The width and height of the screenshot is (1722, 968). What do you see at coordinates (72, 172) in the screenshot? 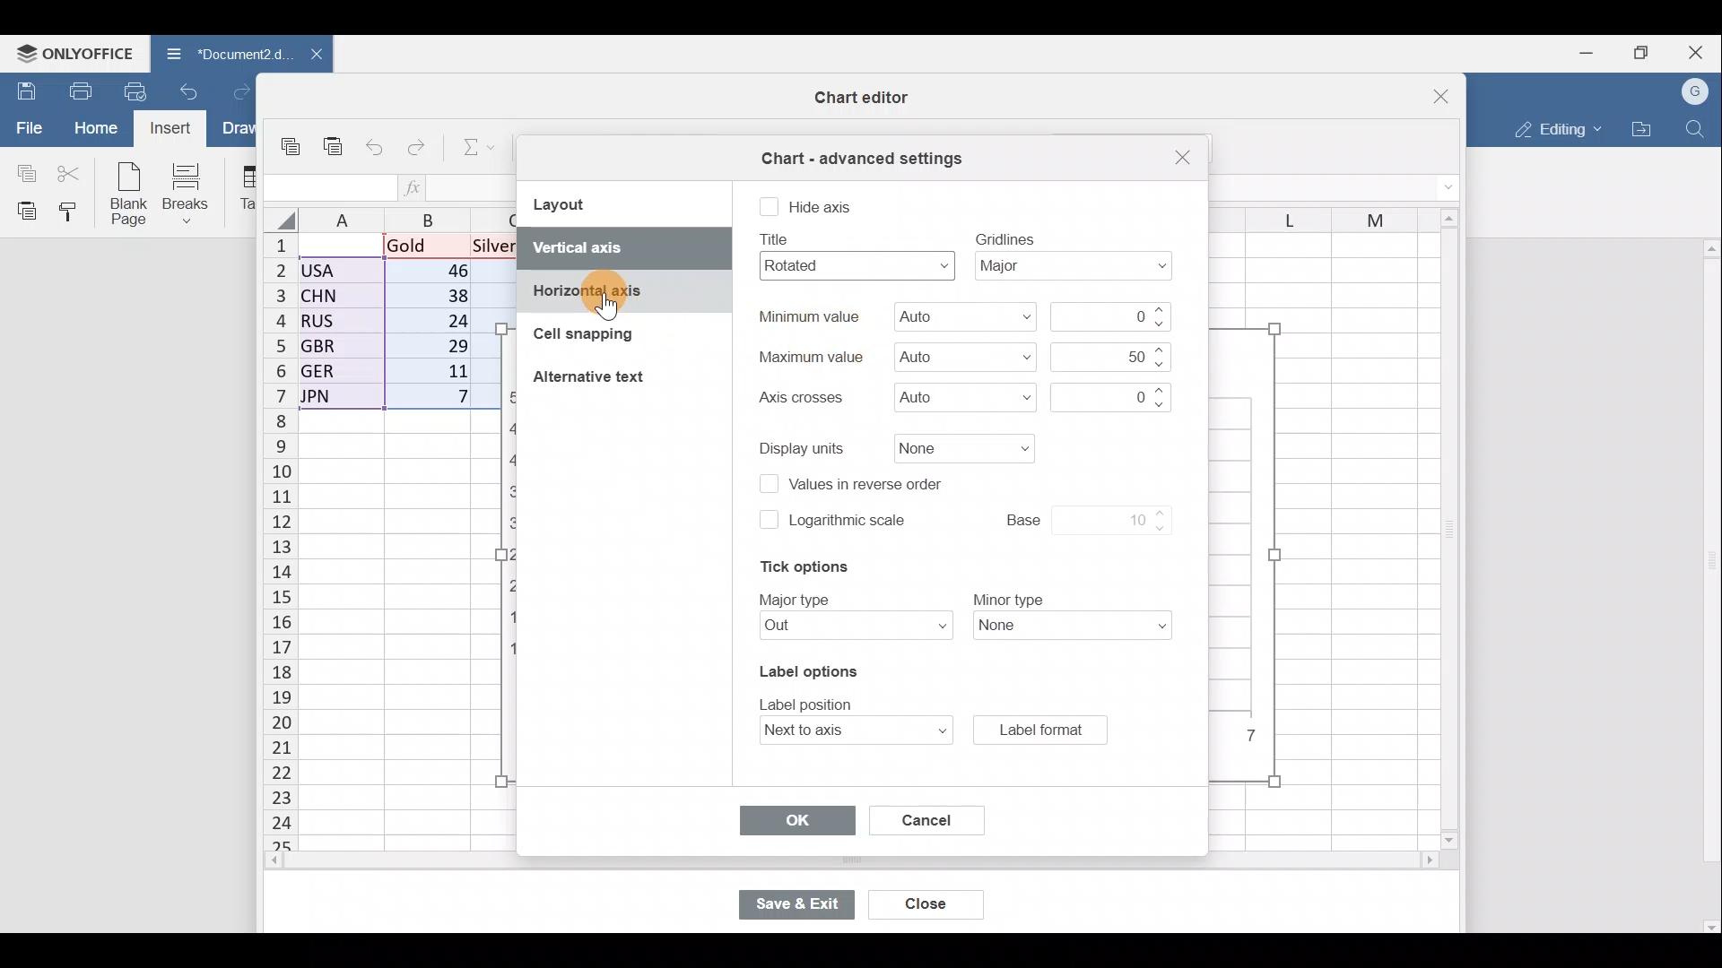
I see `Cut` at bounding box center [72, 172].